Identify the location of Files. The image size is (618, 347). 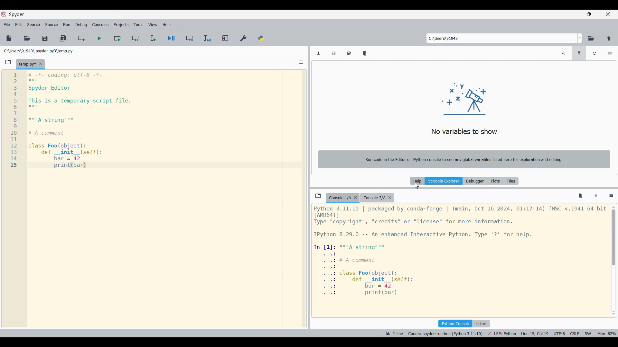
(511, 181).